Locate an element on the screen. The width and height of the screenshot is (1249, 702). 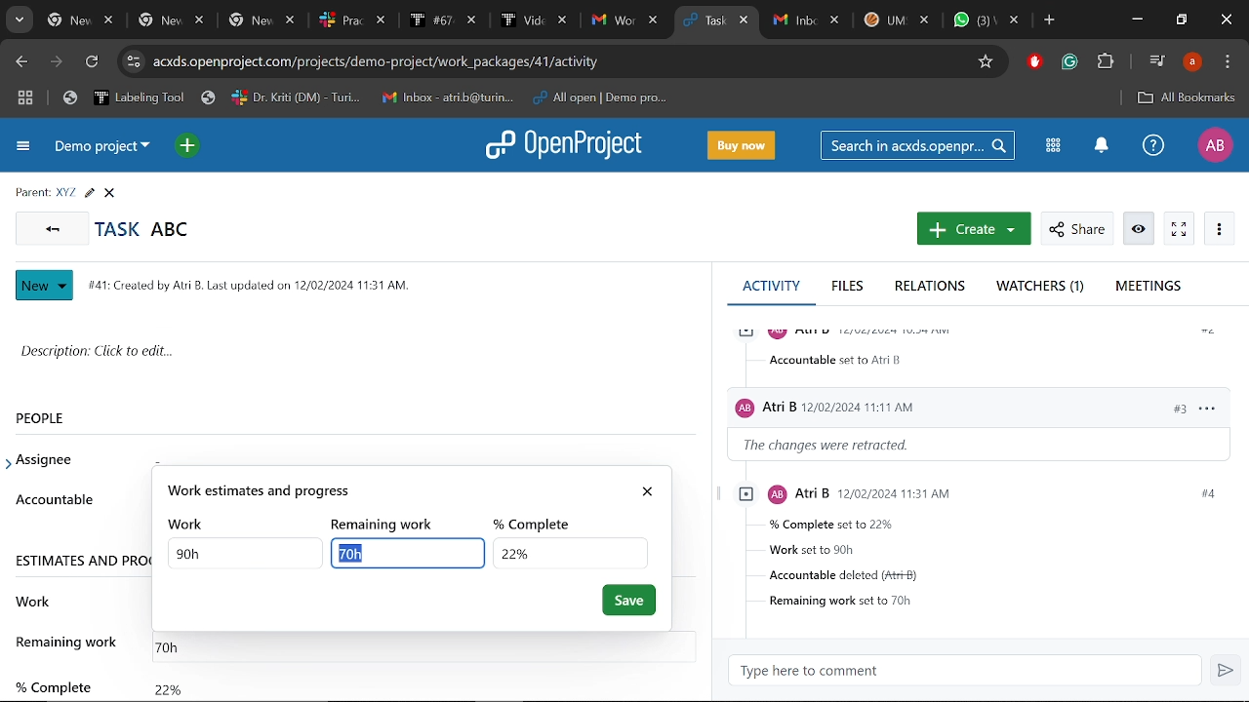
options is located at coordinates (1206, 407).